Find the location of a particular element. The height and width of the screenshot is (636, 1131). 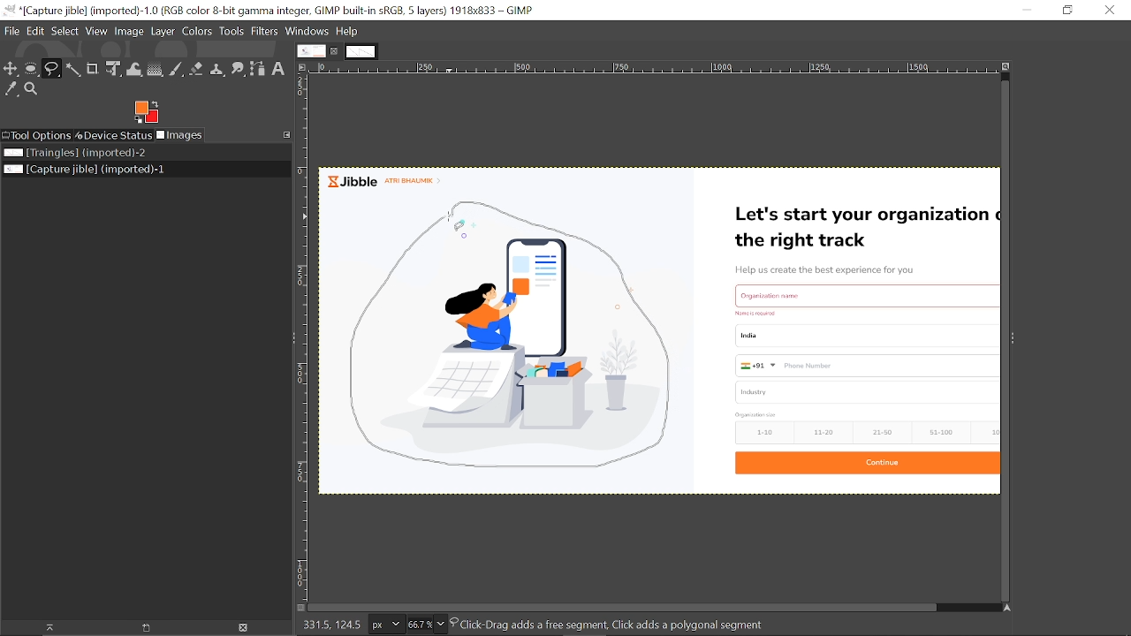

View is located at coordinates (97, 31).